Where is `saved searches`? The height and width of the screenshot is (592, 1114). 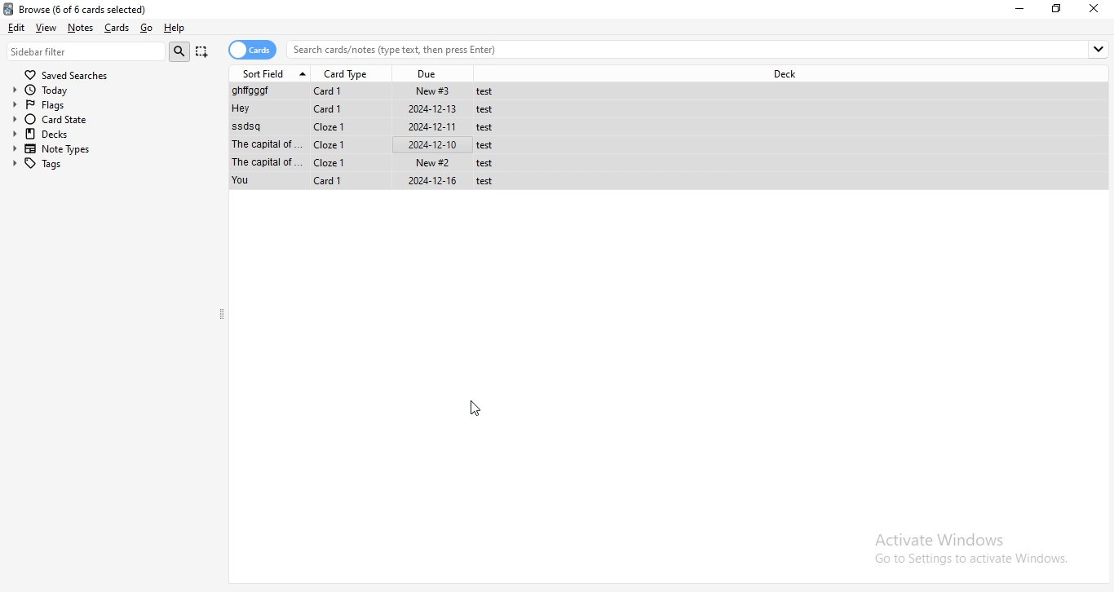 saved searches is located at coordinates (66, 74).